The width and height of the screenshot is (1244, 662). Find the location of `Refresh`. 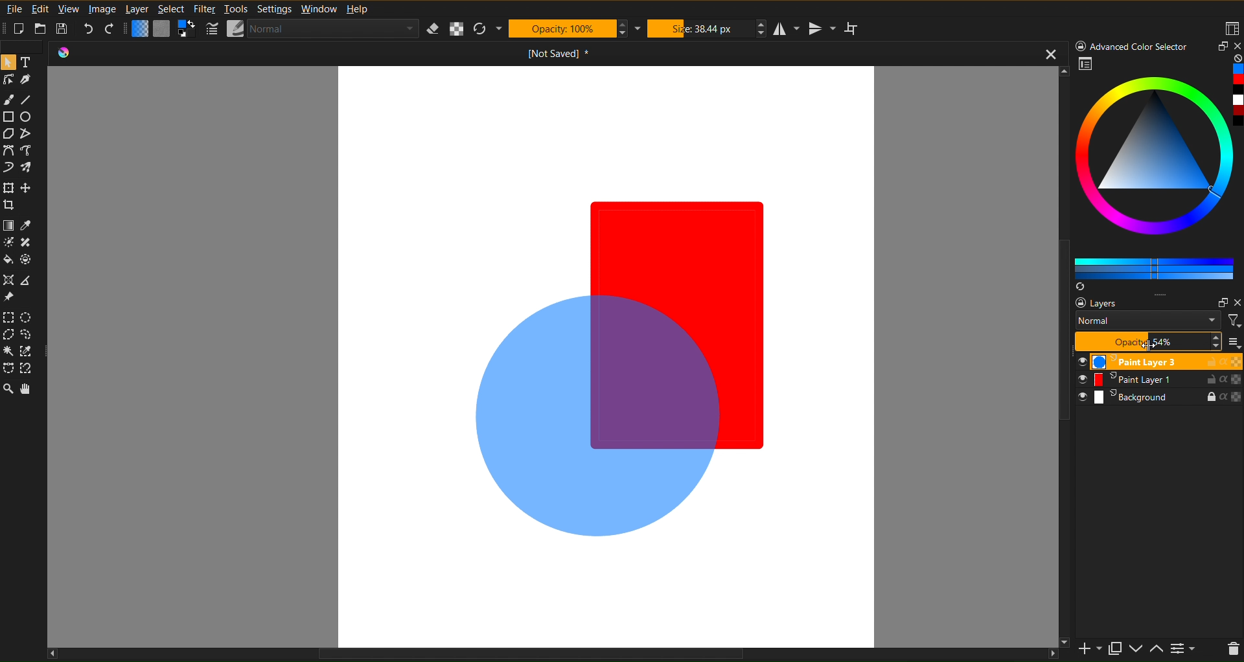

Refresh is located at coordinates (483, 29).